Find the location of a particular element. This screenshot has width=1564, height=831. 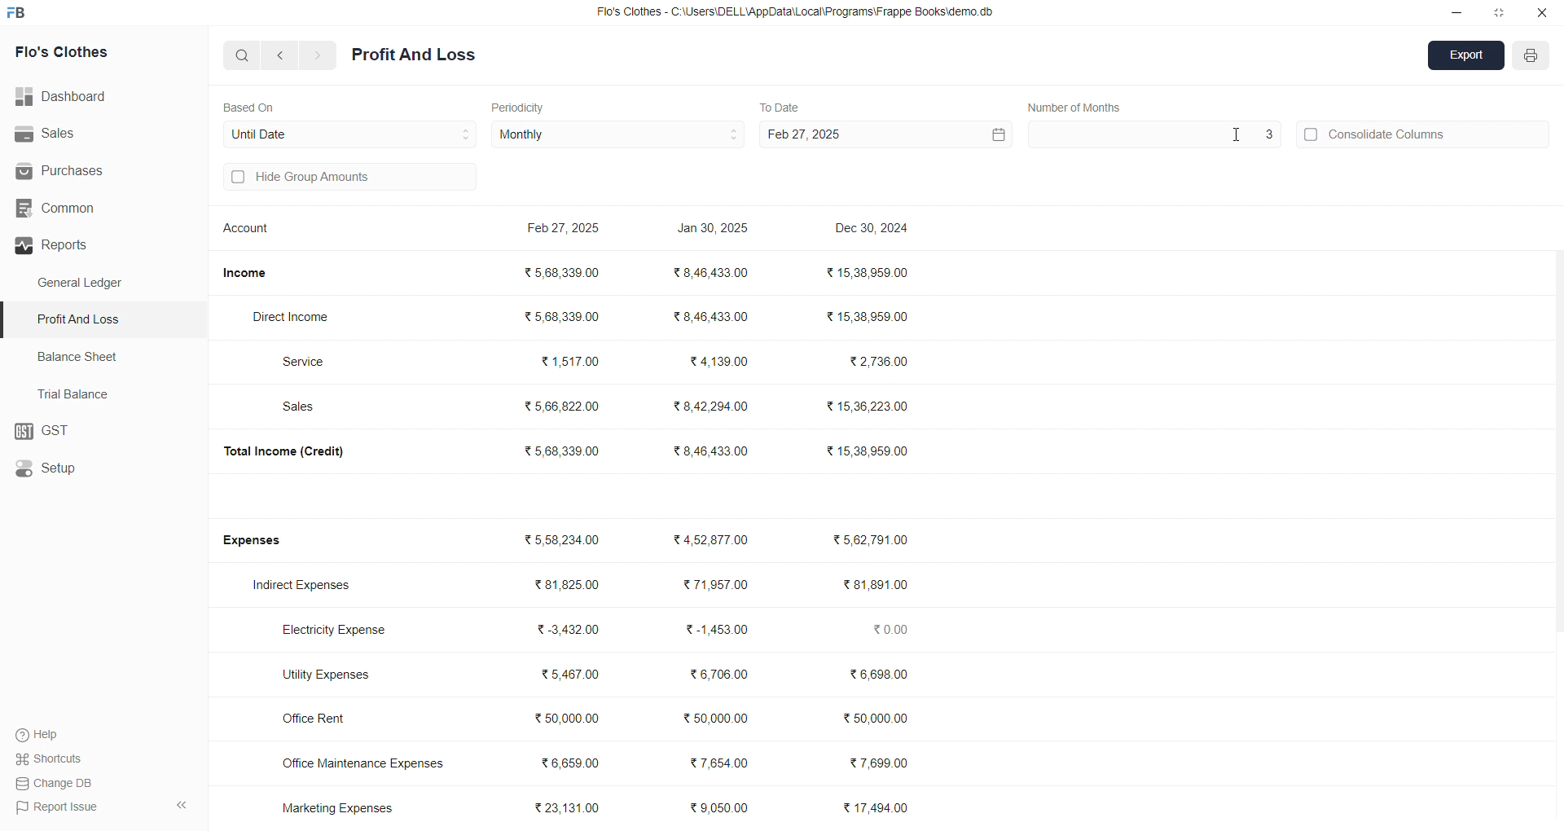

₹0.00 is located at coordinates (895, 629).